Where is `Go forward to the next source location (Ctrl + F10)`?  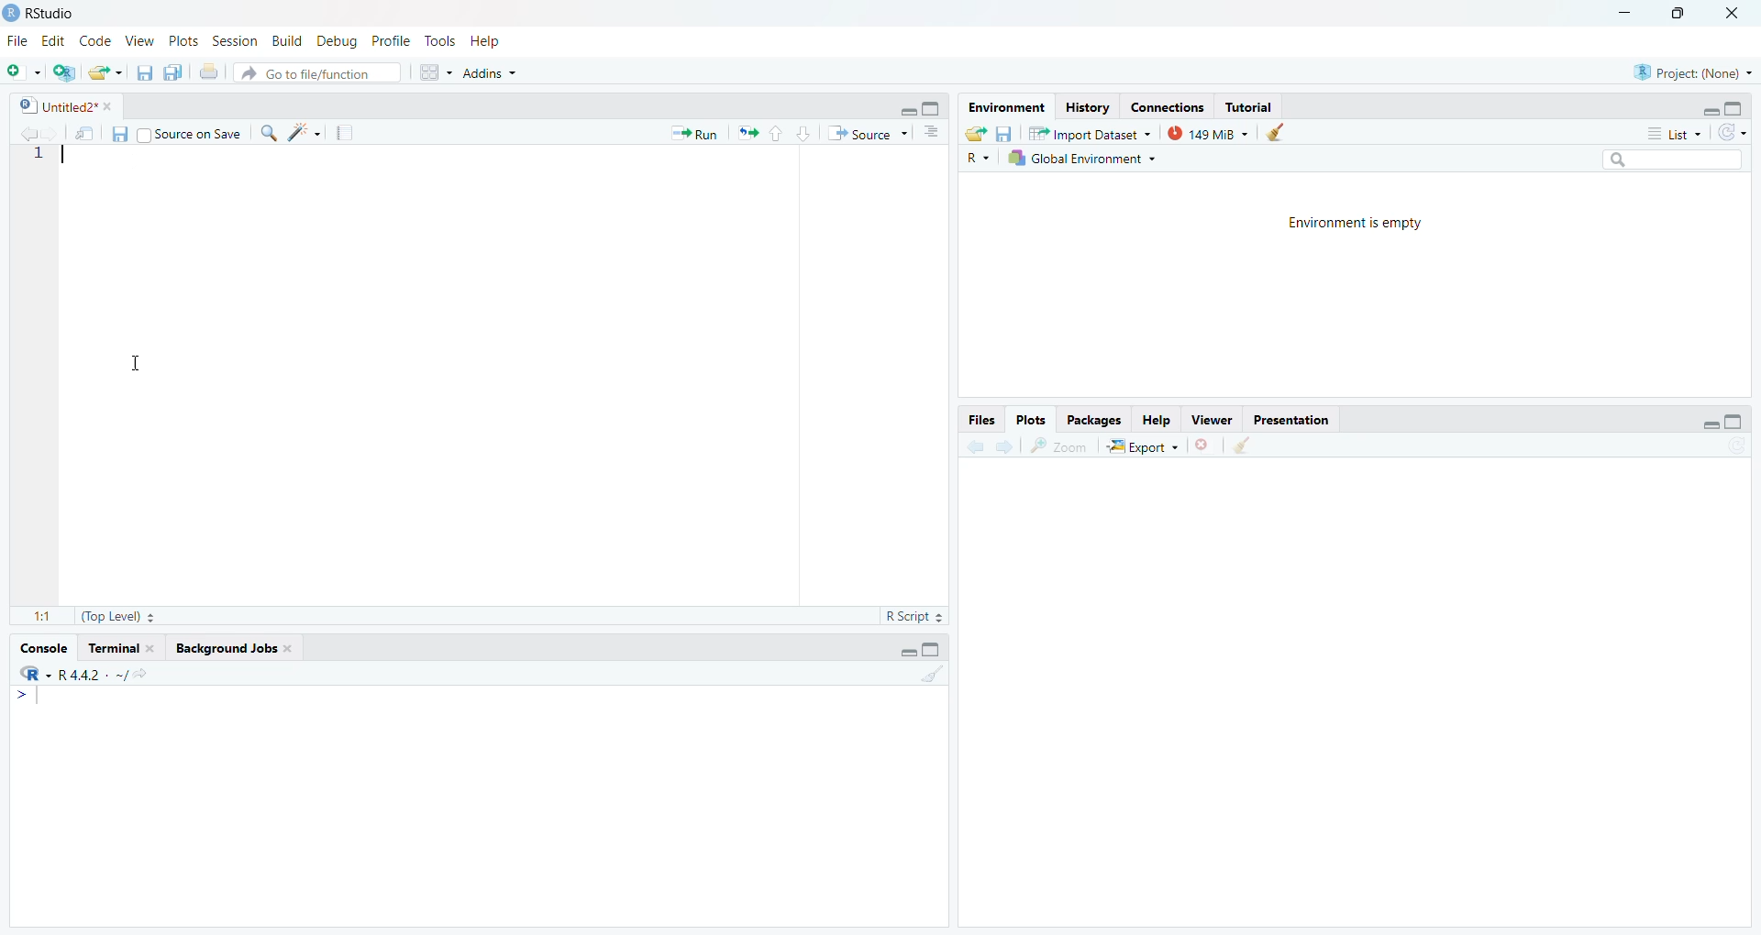
Go forward to the next source location (Ctrl + F10) is located at coordinates (1005, 446).